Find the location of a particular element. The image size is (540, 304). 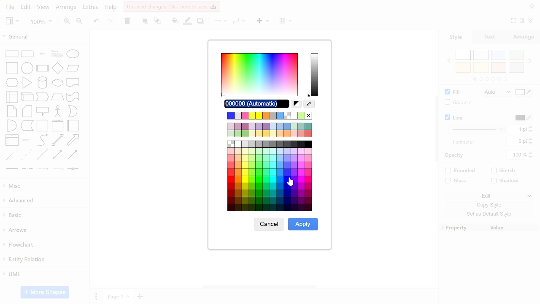

file is located at coordinates (10, 8).